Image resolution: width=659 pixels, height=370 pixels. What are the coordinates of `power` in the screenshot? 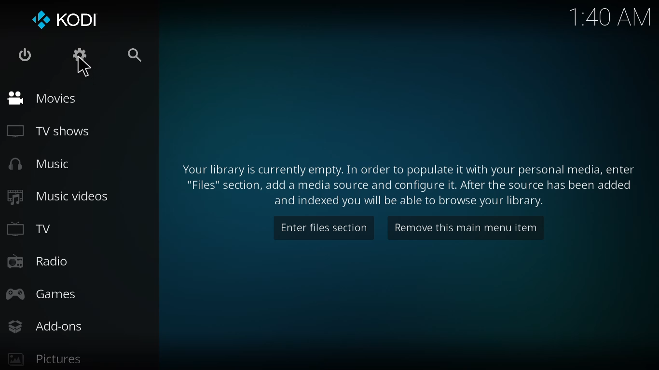 It's located at (27, 56).